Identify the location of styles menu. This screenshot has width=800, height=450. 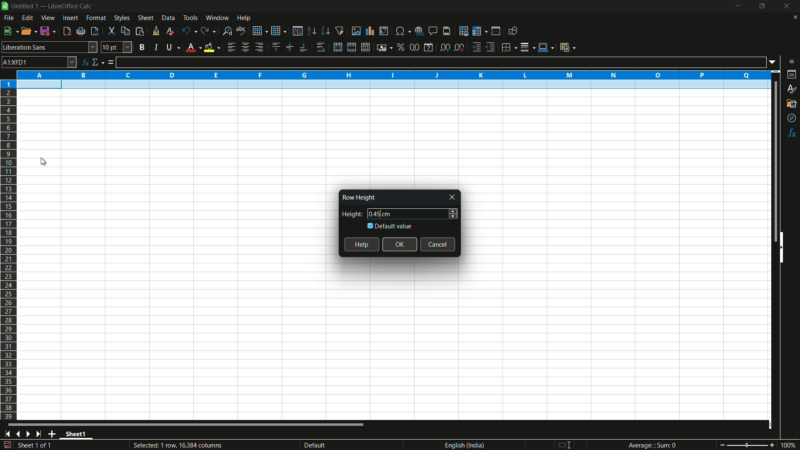
(122, 18).